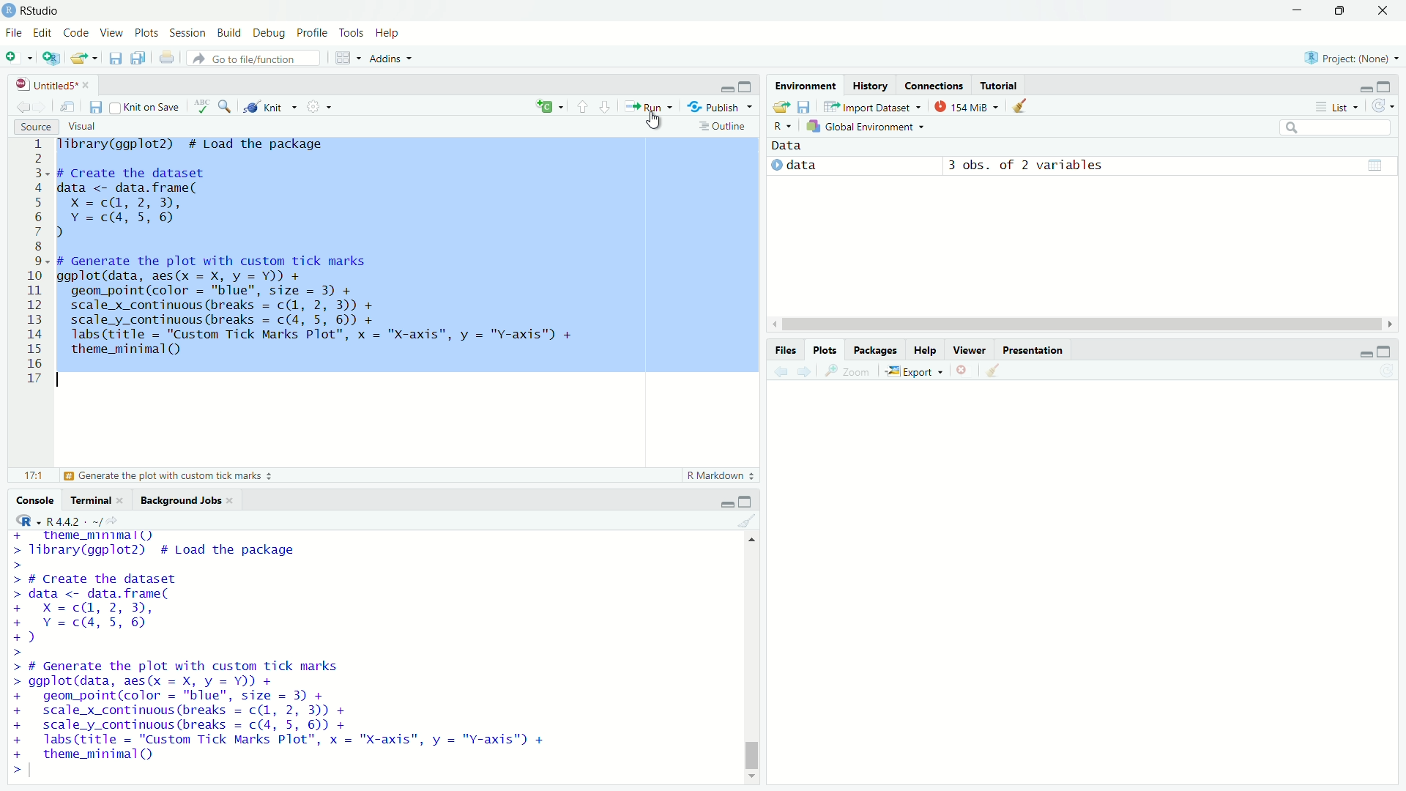  I want to click on prompt cursor, so click(18, 654).